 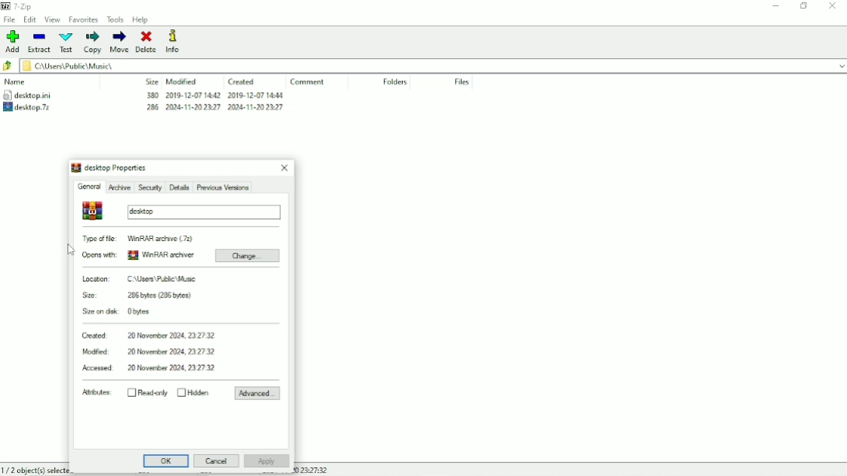 I want to click on modified date & time, so click(x=192, y=95).